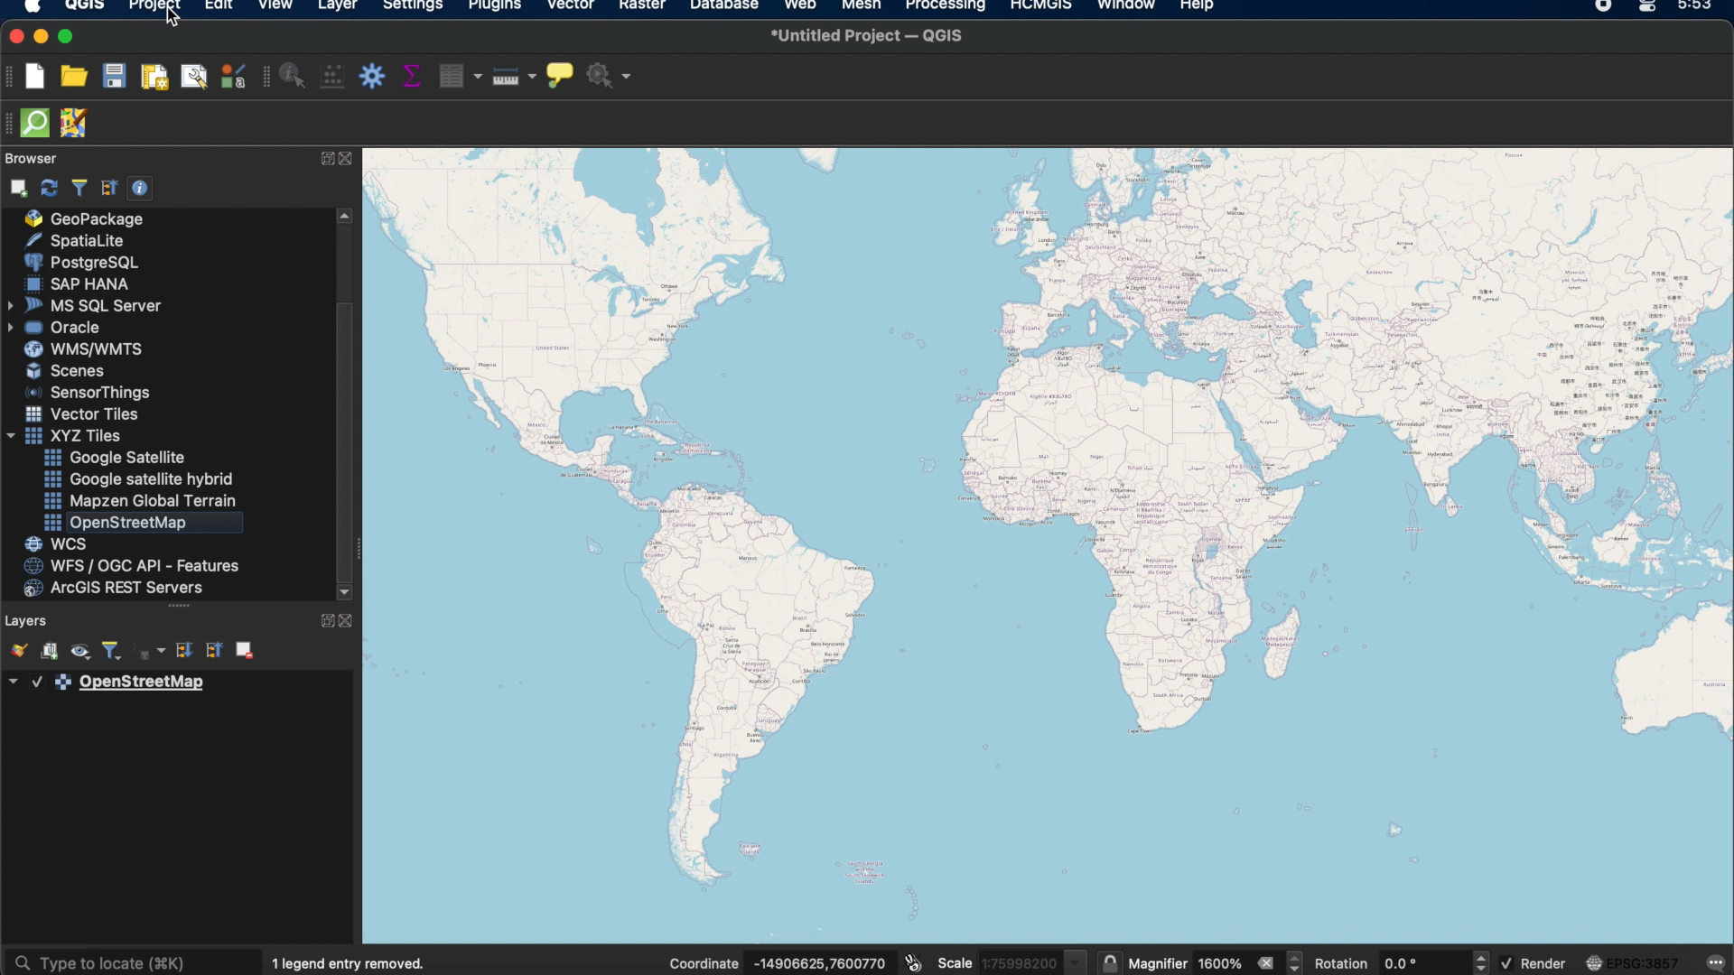 This screenshot has height=975, width=1734. I want to click on collapse all, so click(214, 649).